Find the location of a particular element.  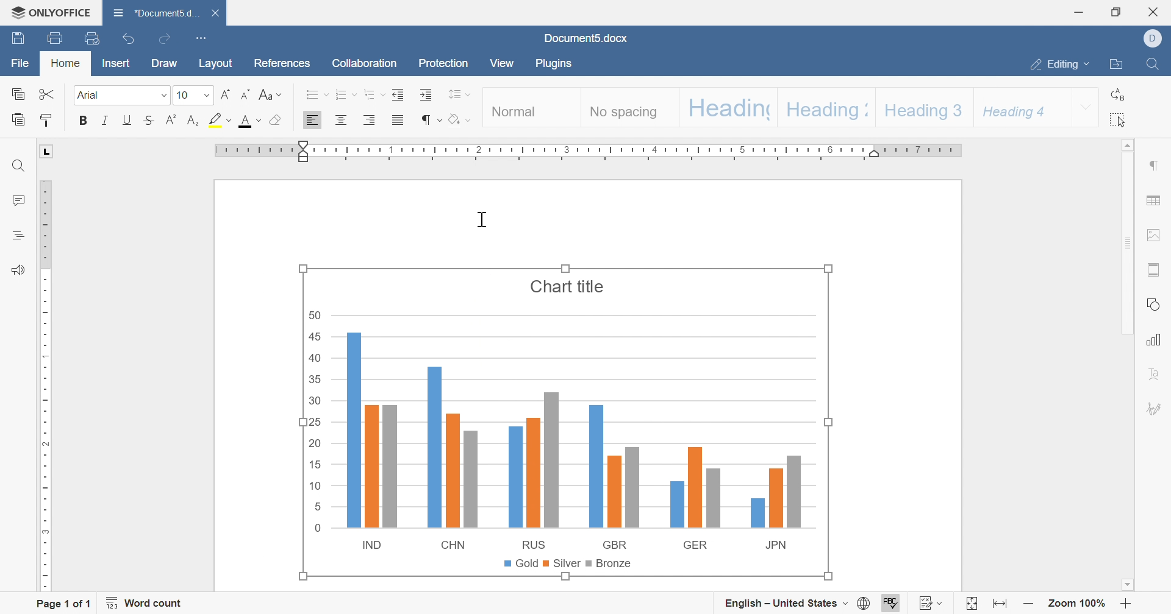

zoom in is located at coordinates (1127, 604).